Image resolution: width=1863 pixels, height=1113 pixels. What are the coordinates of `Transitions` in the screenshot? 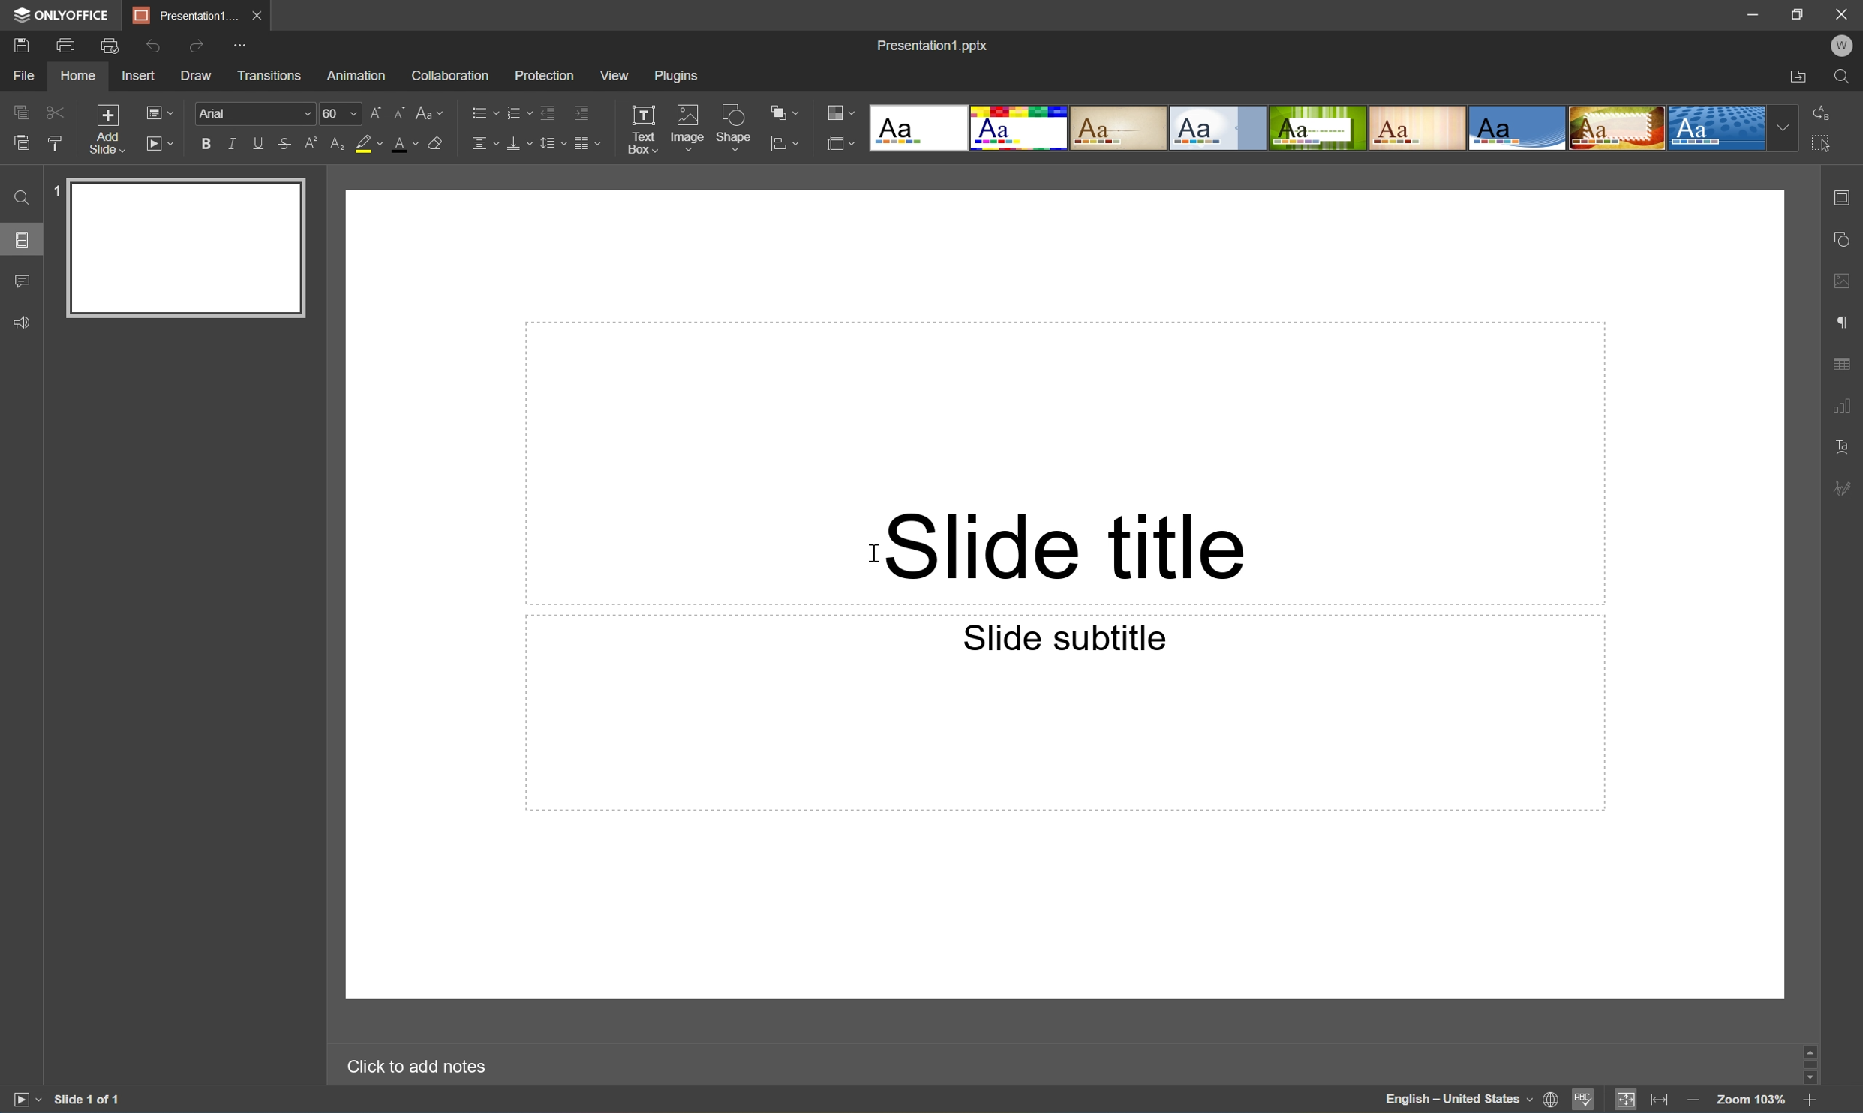 It's located at (269, 76).